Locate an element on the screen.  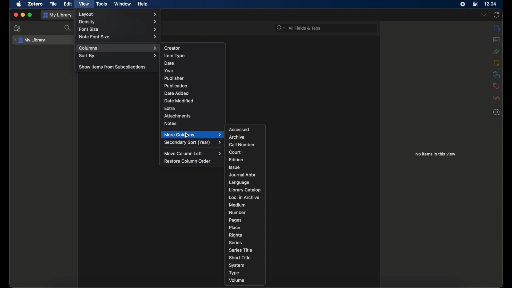
screen recorder is located at coordinates (463, 4).